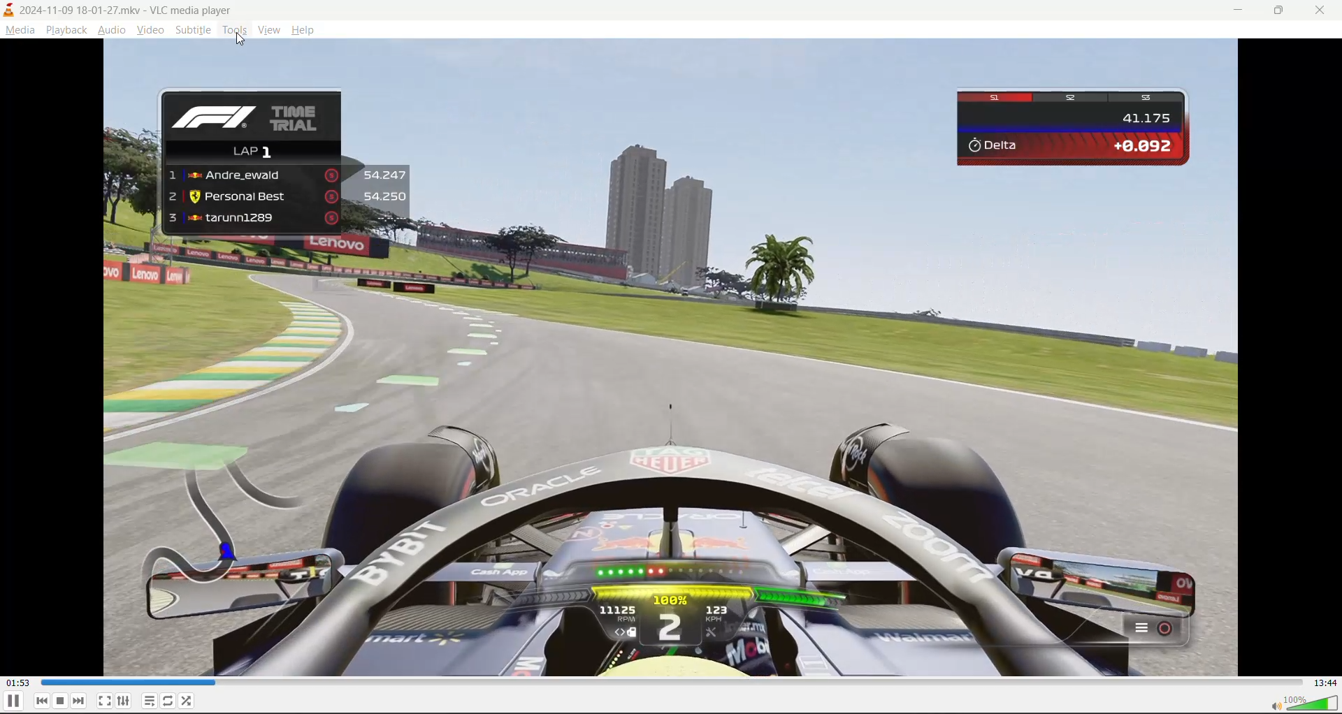 The height and width of the screenshot is (714, 1342). What do you see at coordinates (670, 682) in the screenshot?
I see `track slider` at bounding box center [670, 682].